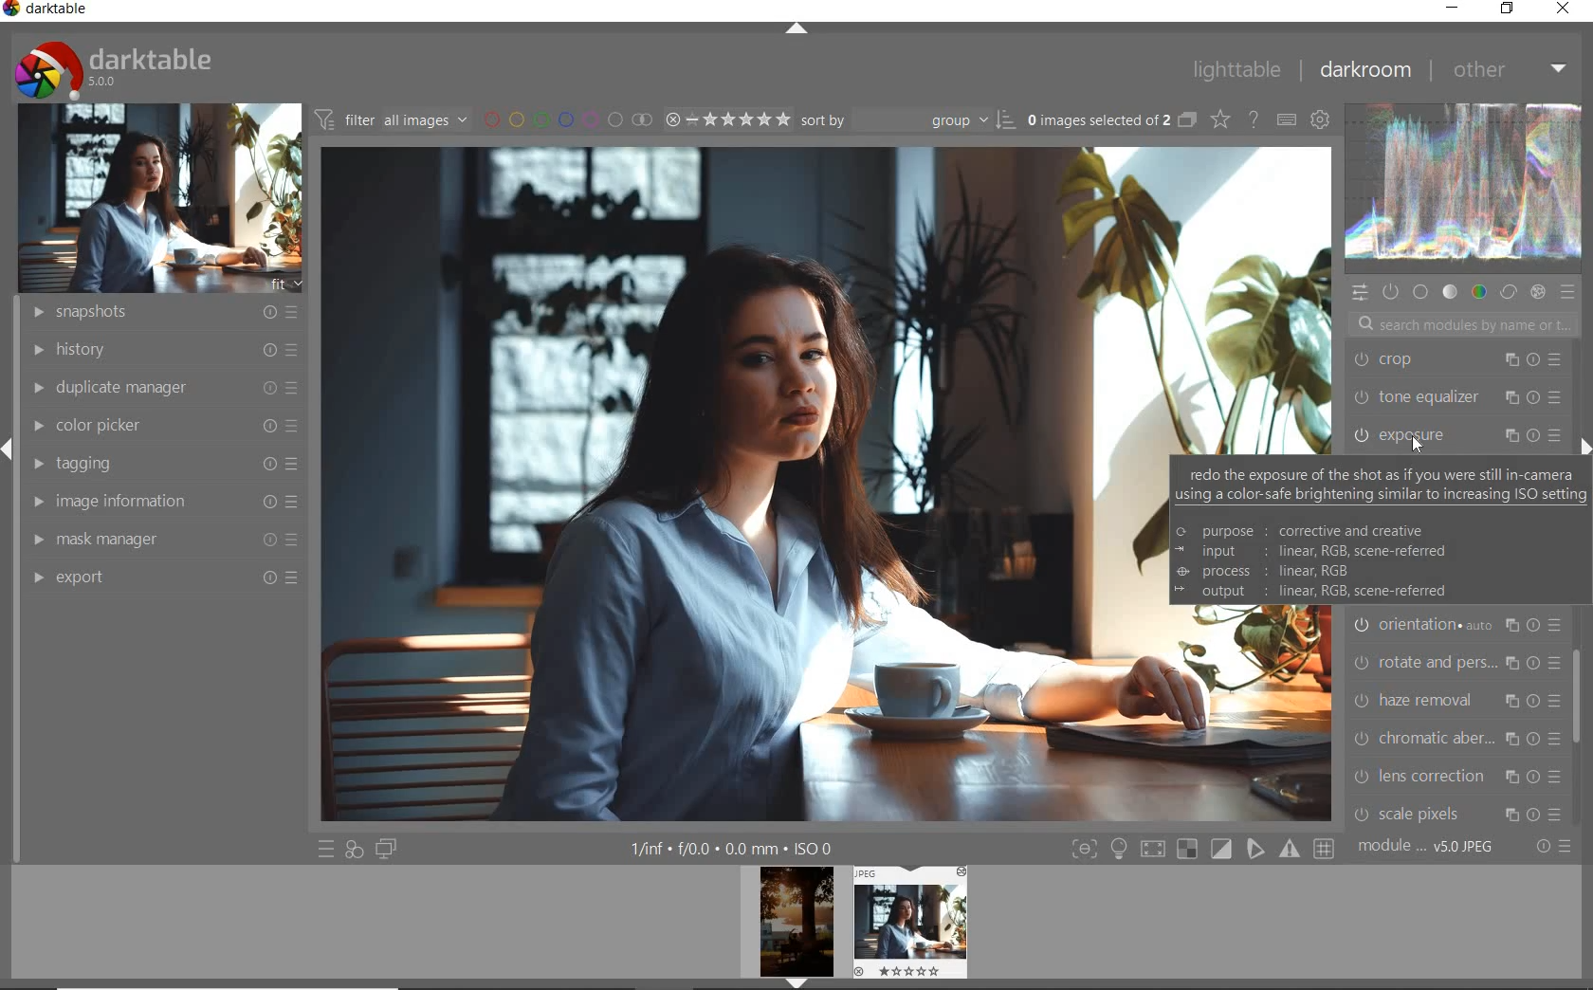 The image size is (1593, 990). I want to click on EFFECT, so click(1537, 292).